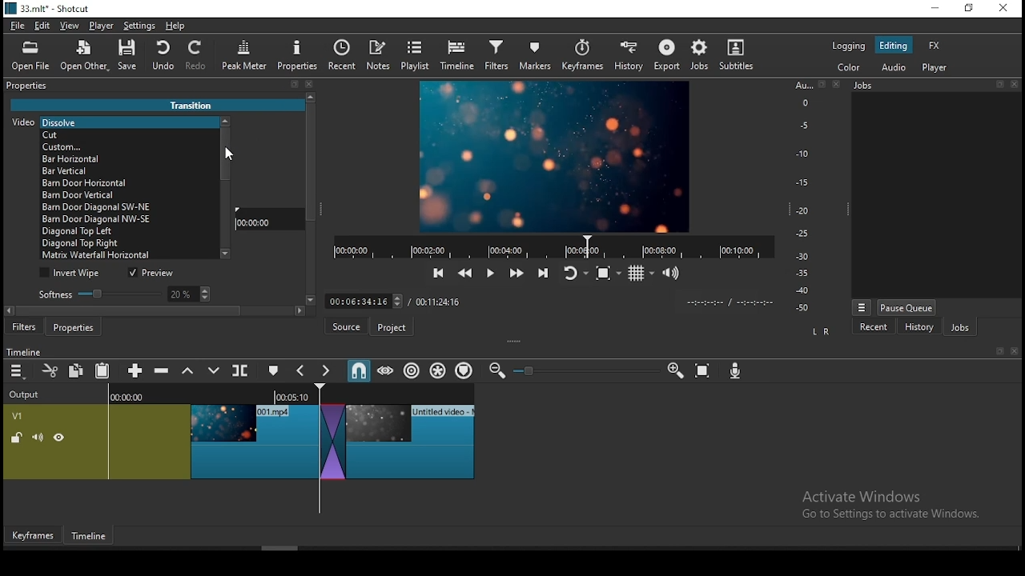 The image size is (1025, 576). I want to click on lift, so click(188, 371).